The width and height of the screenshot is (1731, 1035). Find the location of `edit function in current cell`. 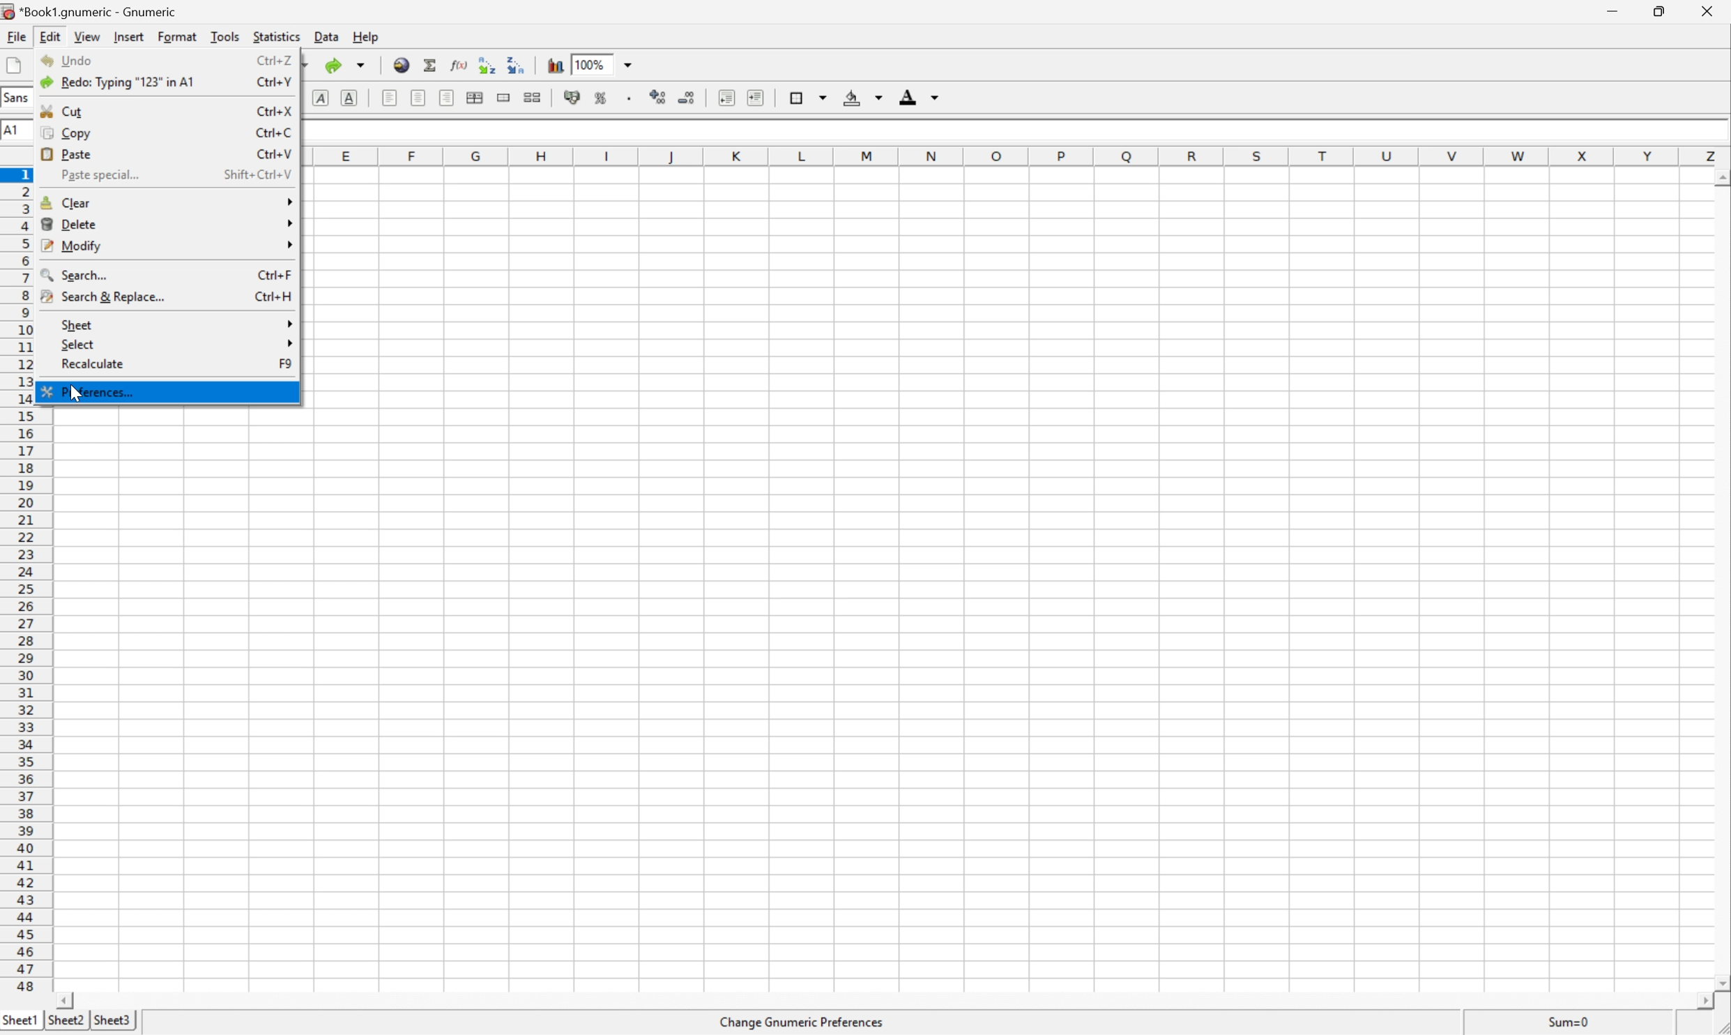

edit function in current cell is located at coordinates (460, 64).